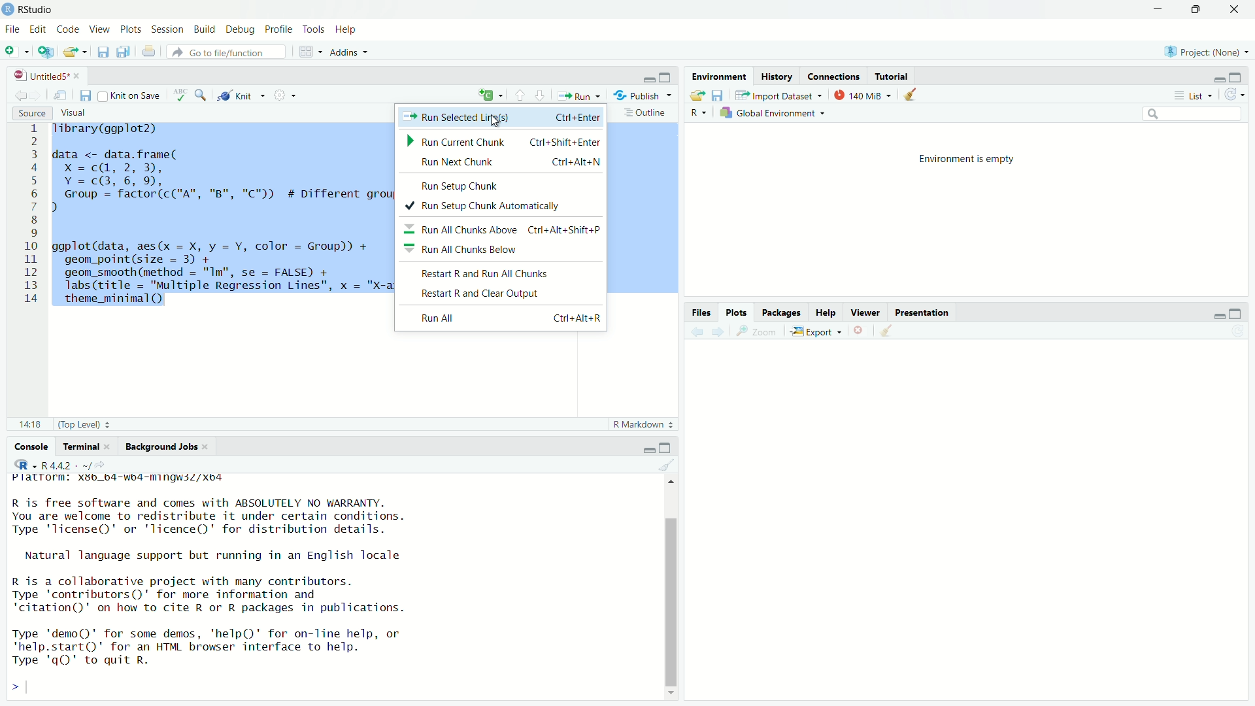 Image resolution: width=1255 pixels, height=706 pixels. What do you see at coordinates (720, 76) in the screenshot?
I see `Environment` at bounding box center [720, 76].